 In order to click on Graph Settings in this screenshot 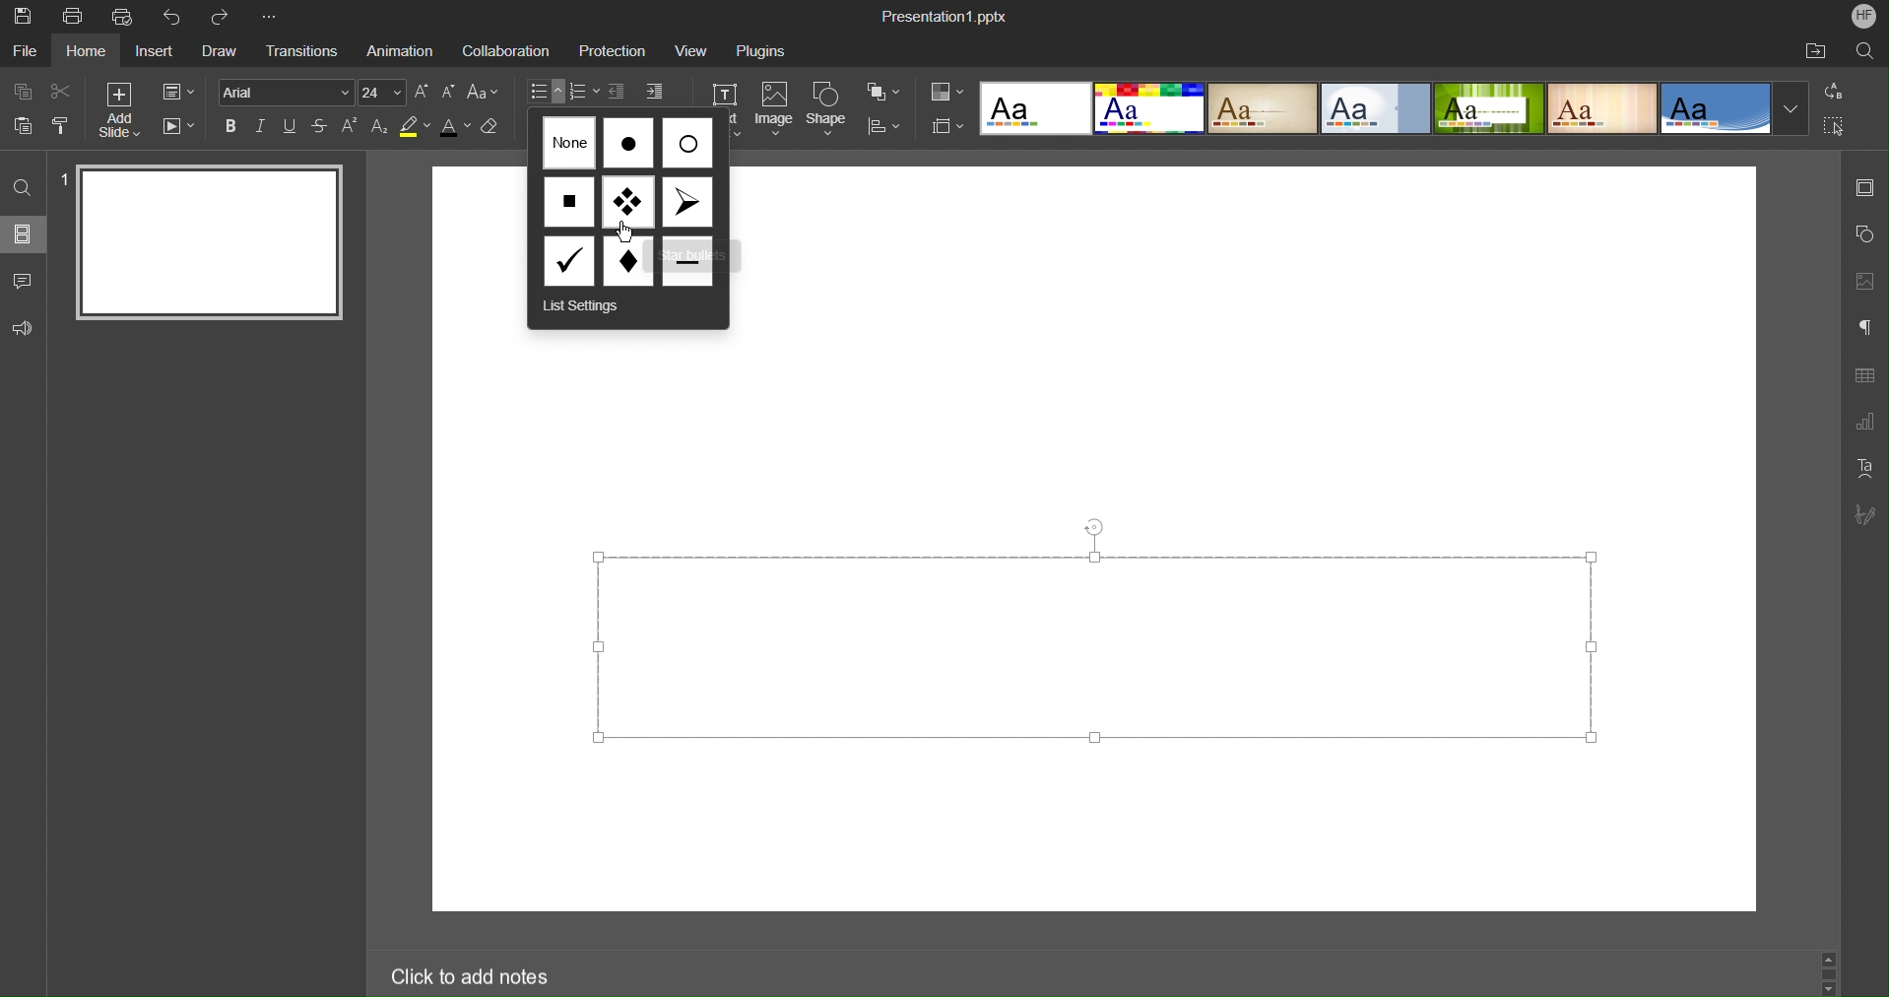, I will do `click(1866, 418)`.